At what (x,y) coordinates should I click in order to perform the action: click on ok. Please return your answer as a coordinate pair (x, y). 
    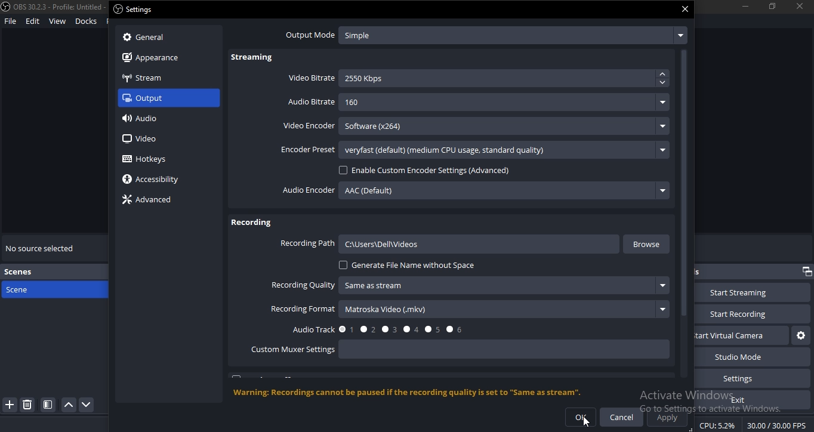
    Looking at the image, I should click on (581, 417).